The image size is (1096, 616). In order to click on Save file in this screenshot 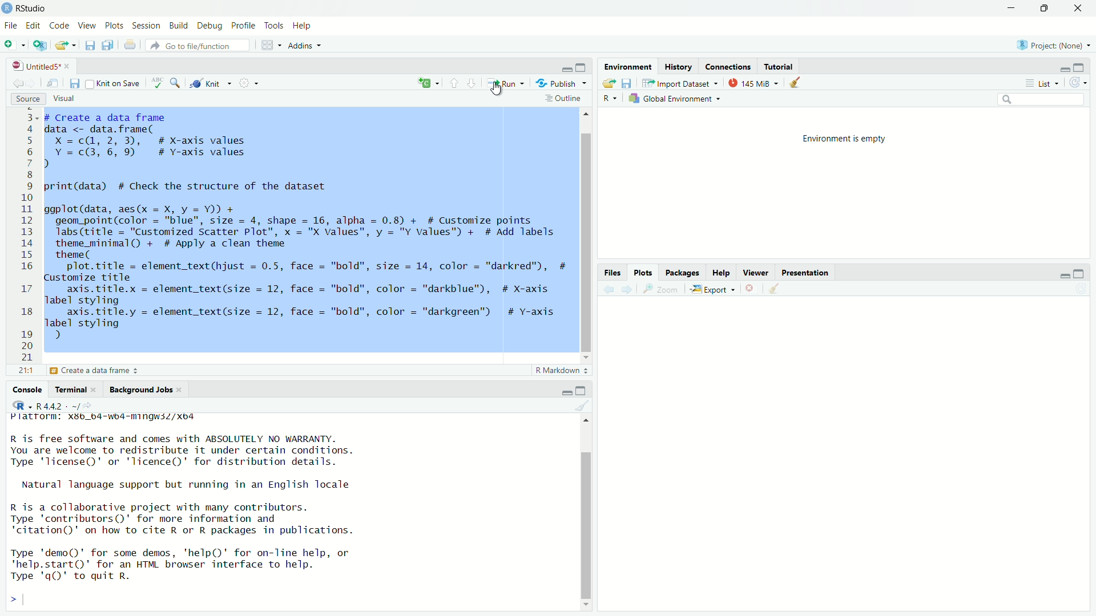, I will do `click(627, 83)`.